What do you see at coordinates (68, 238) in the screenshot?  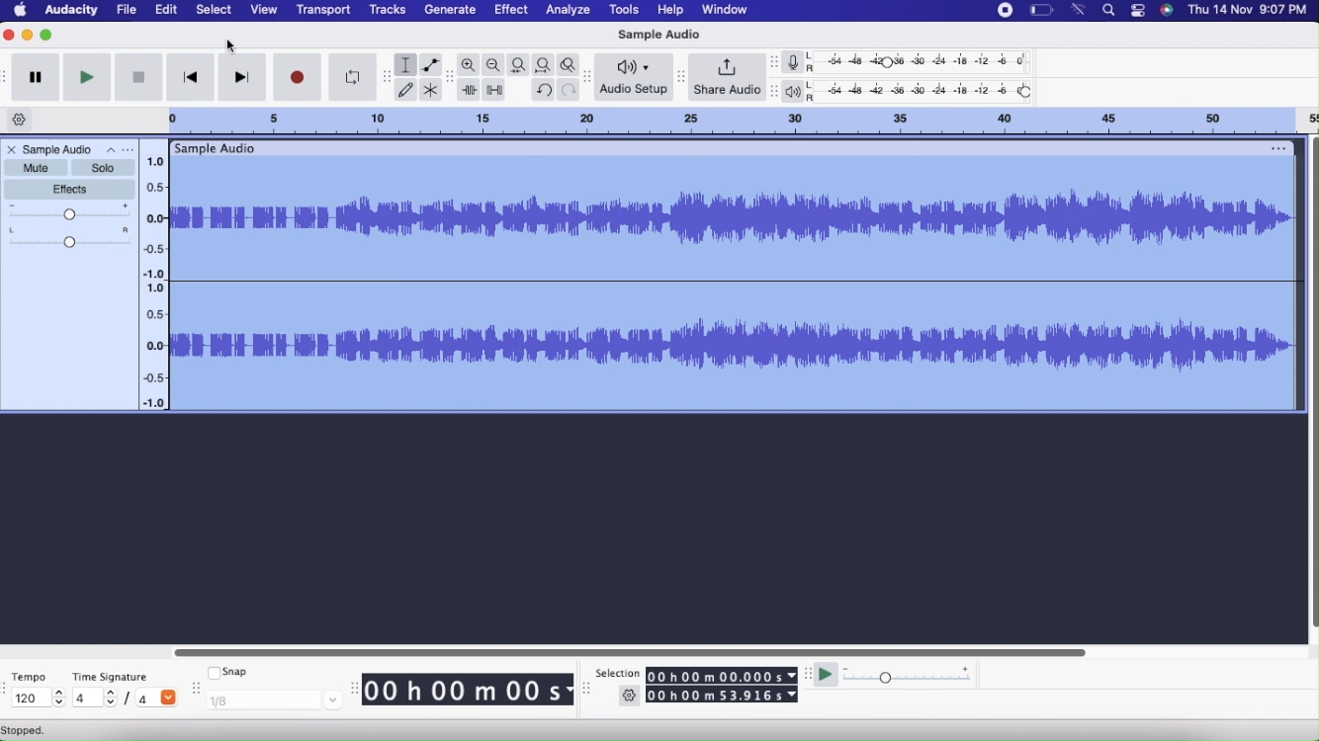 I see `Pan: Center` at bounding box center [68, 238].